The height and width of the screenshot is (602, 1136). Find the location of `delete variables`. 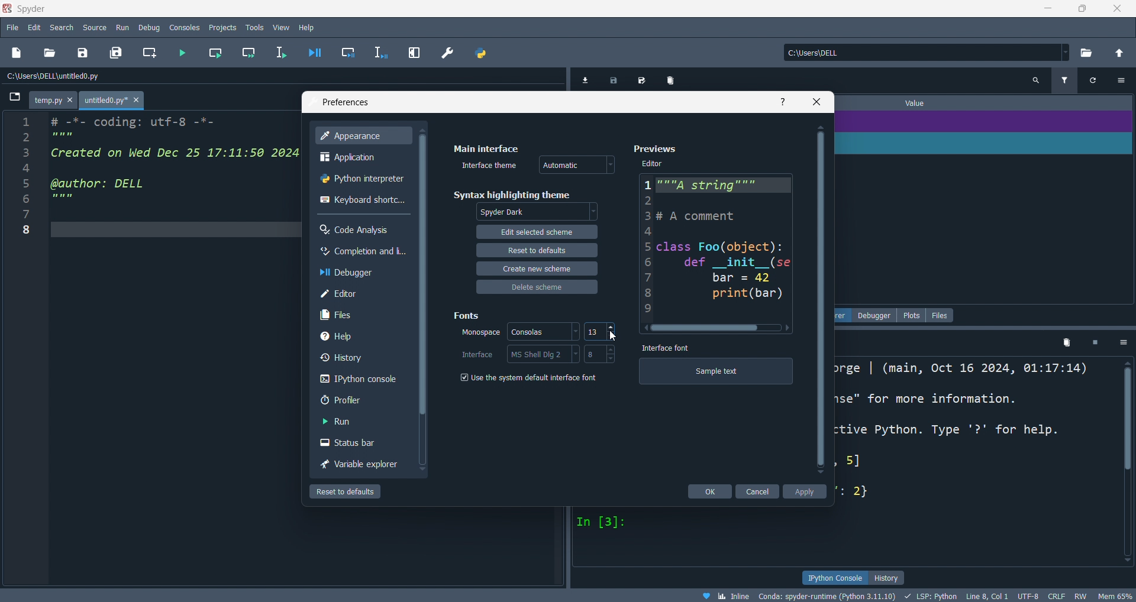

delete variables is located at coordinates (1066, 342).